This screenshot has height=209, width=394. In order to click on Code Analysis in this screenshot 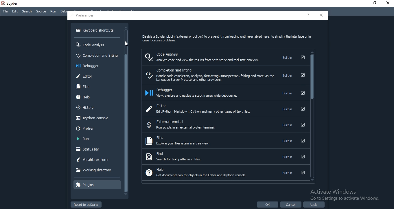, I will do `click(173, 53)`.